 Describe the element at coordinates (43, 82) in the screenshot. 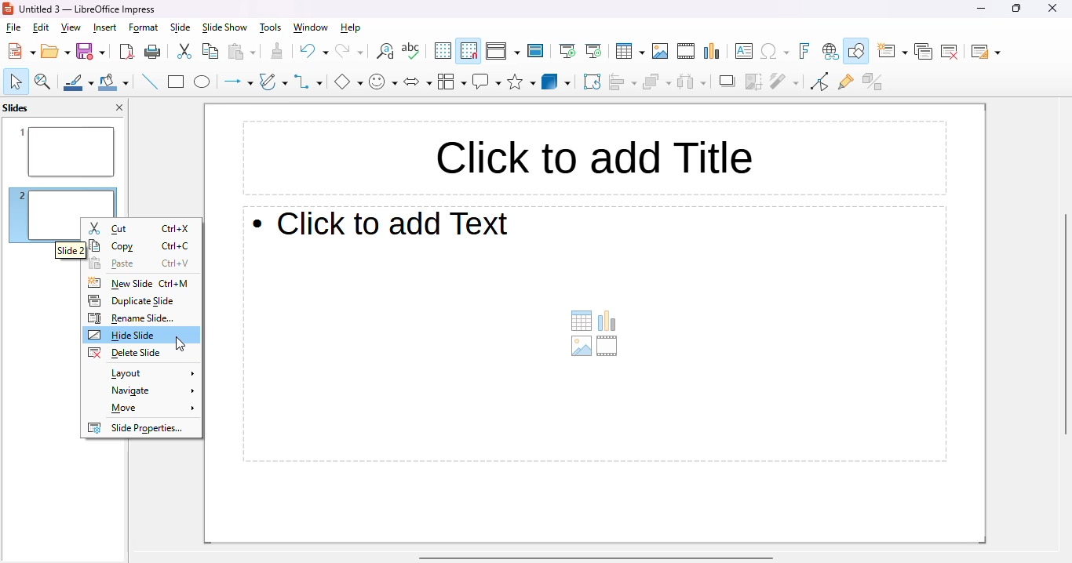

I see `zoom & pan` at that location.